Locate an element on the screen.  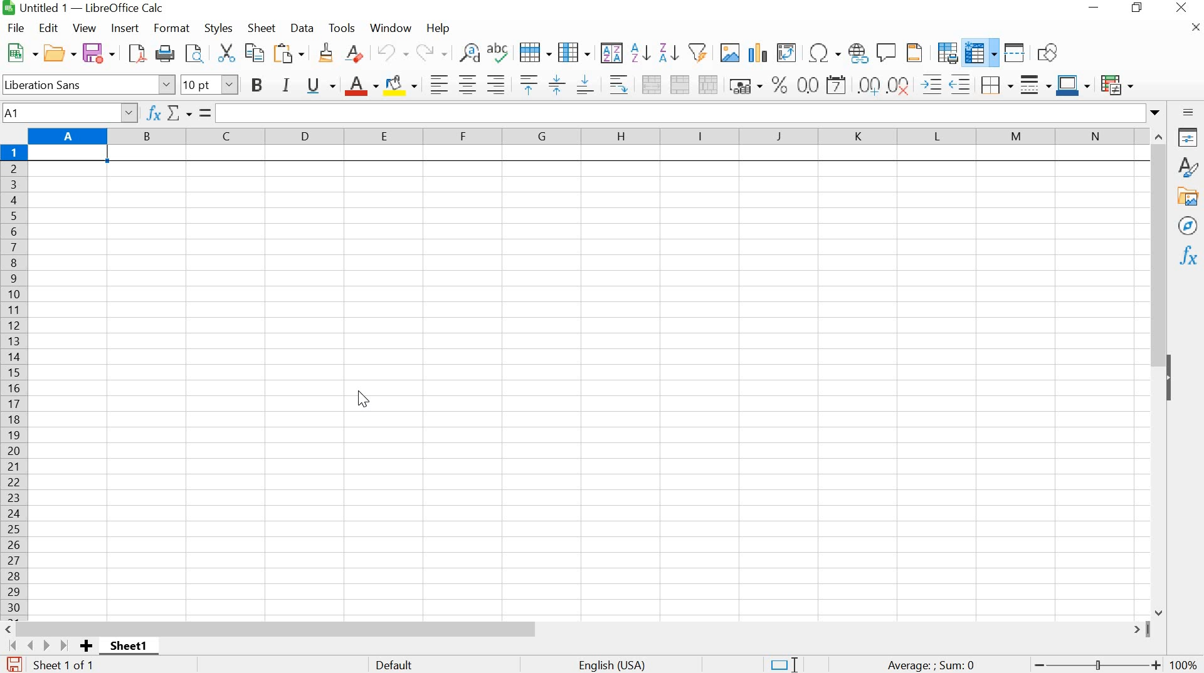
ZOOM FACTOR is located at coordinates (1185, 657).